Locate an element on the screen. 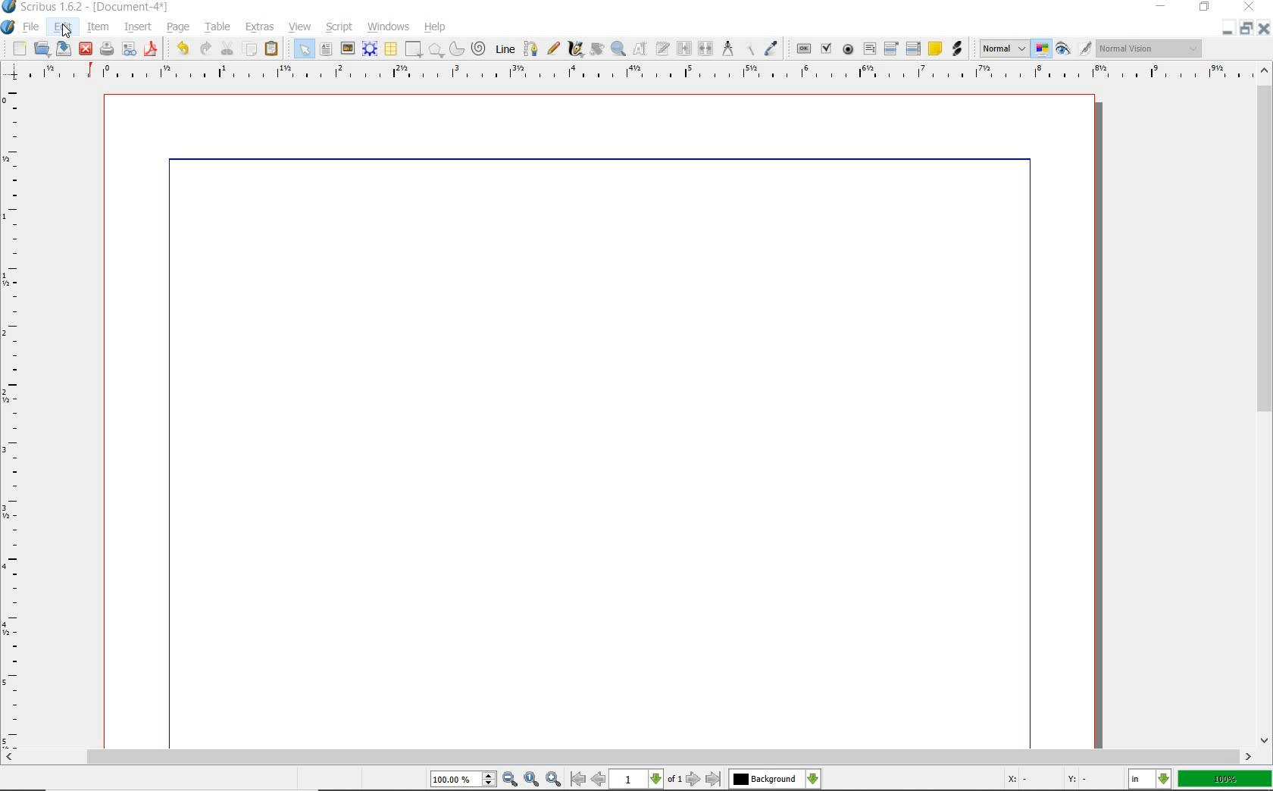 This screenshot has width=1273, height=791. close is located at coordinates (86, 48).